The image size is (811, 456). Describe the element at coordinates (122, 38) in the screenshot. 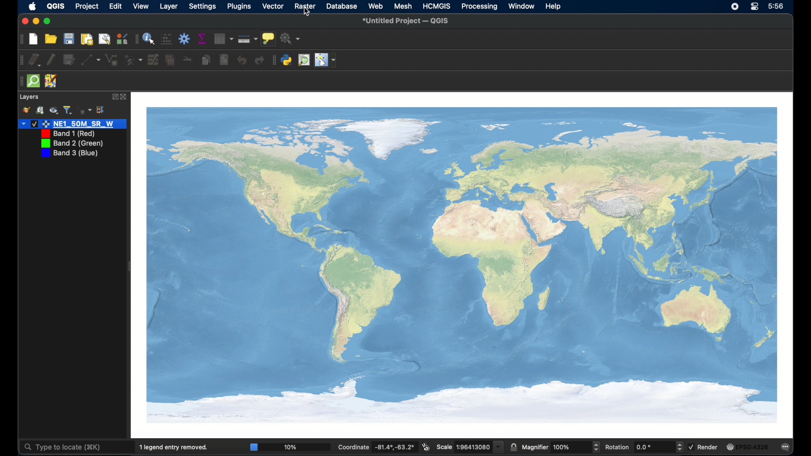

I see `style manager` at that location.